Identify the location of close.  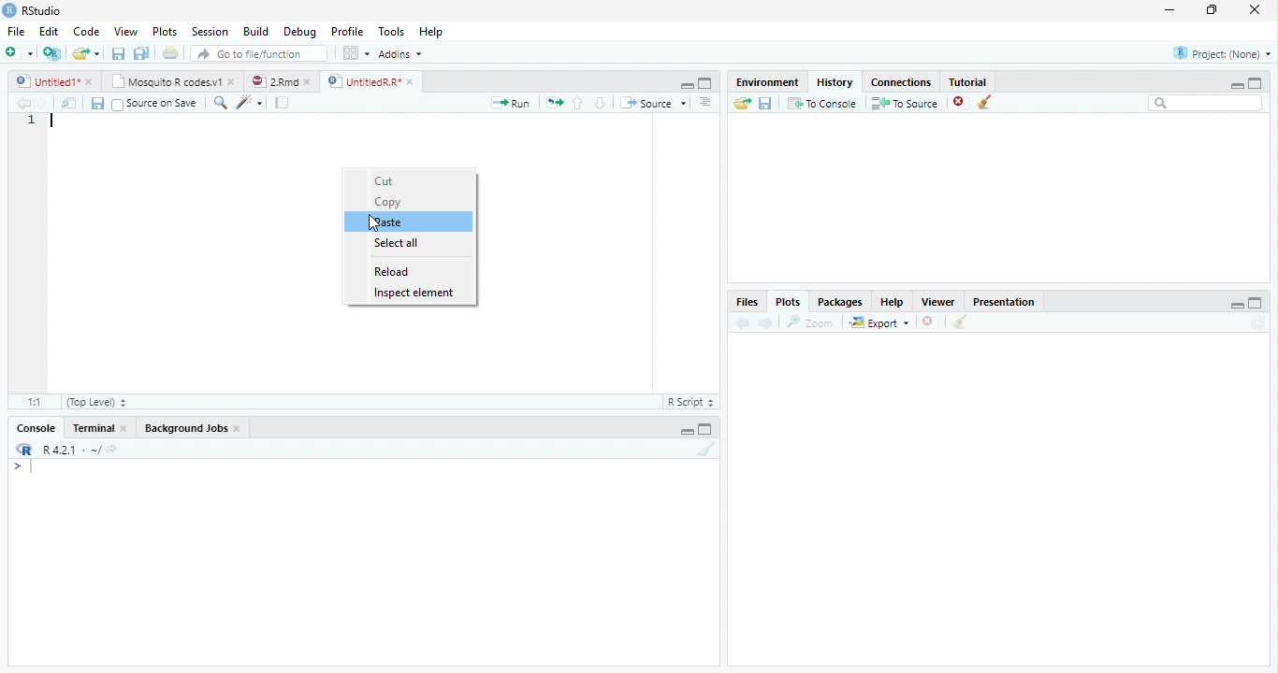
(127, 428).